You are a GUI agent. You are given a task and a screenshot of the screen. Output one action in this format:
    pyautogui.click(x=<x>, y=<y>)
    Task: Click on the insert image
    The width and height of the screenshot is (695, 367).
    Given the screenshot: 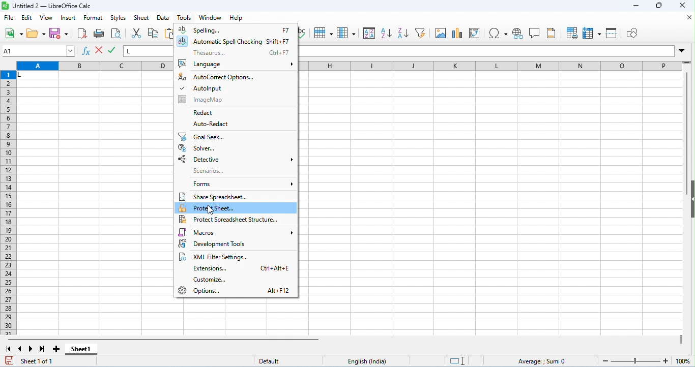 What is the action you would take?
    pyautogui.click(x=441, y=33)
    